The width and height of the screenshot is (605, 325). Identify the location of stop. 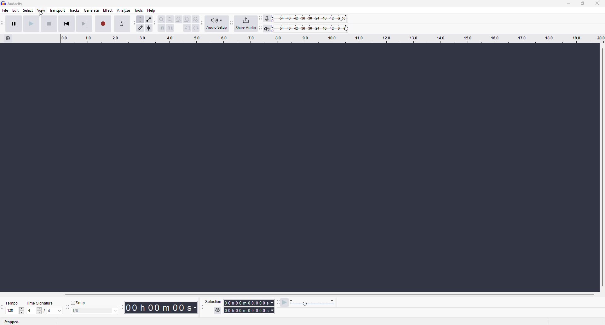
(49, 24).